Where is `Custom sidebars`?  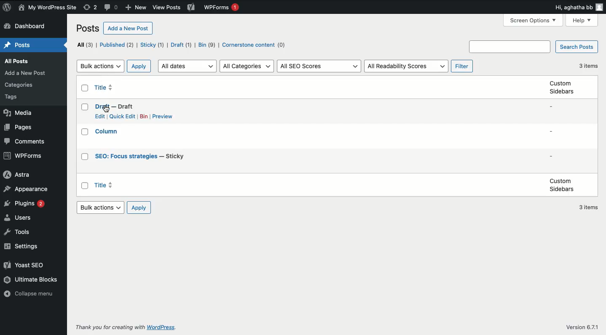
Custom sidebars is located at coordinates (560, 87).